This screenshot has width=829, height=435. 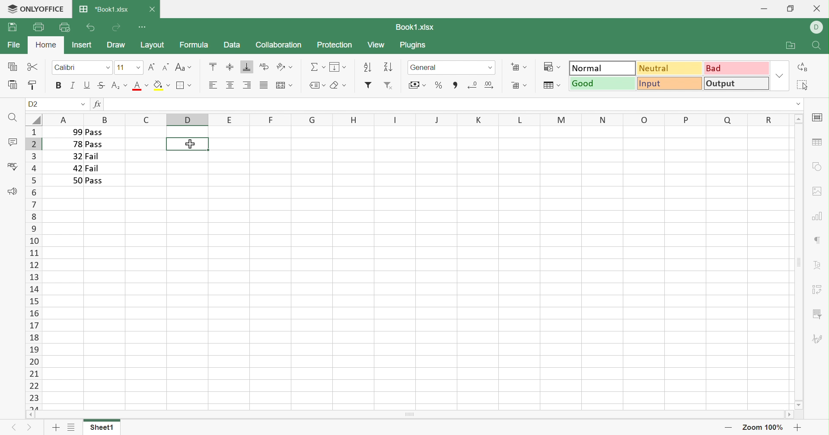 I want to click on Font color, so click(x=140, y=85).